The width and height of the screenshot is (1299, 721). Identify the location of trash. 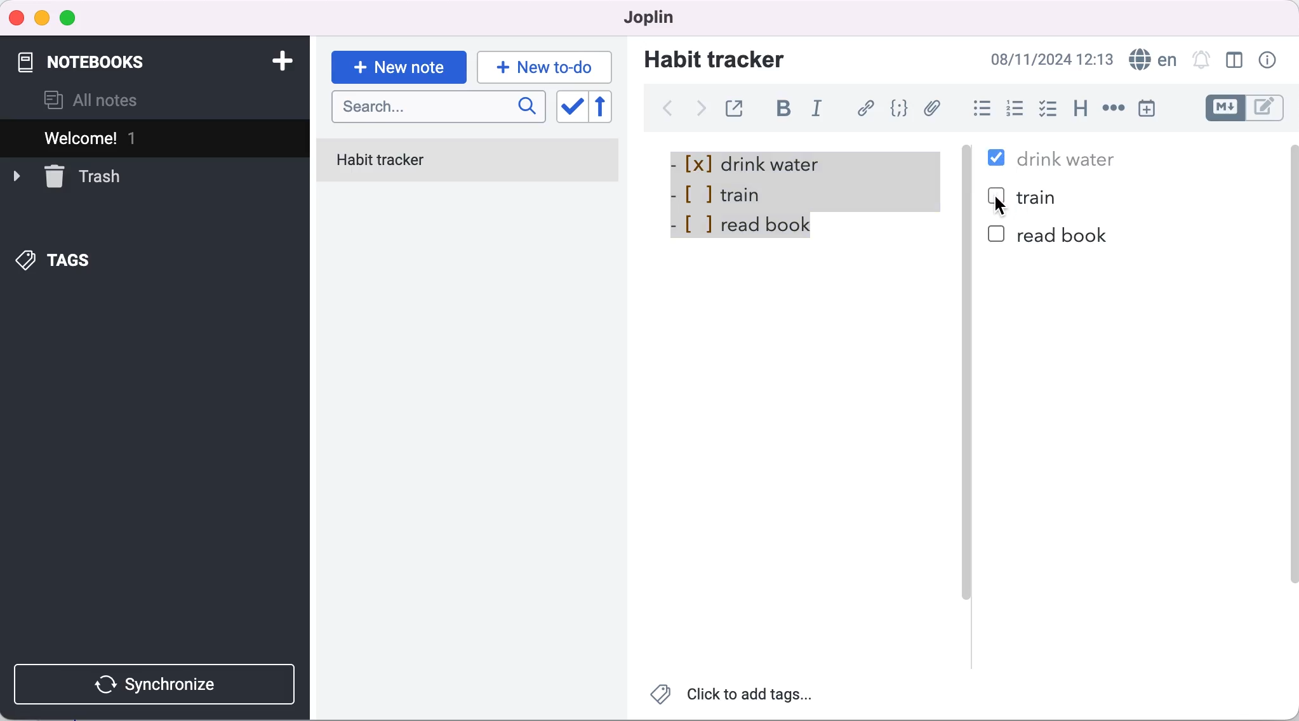
(67, 175).